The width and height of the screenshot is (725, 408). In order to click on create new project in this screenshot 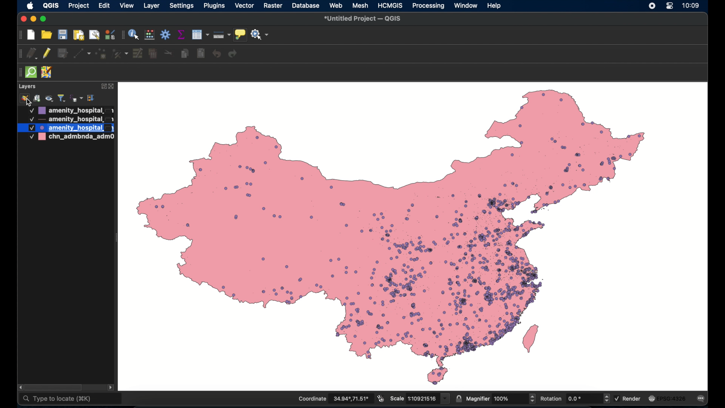, I will do `click(31, 34)`.